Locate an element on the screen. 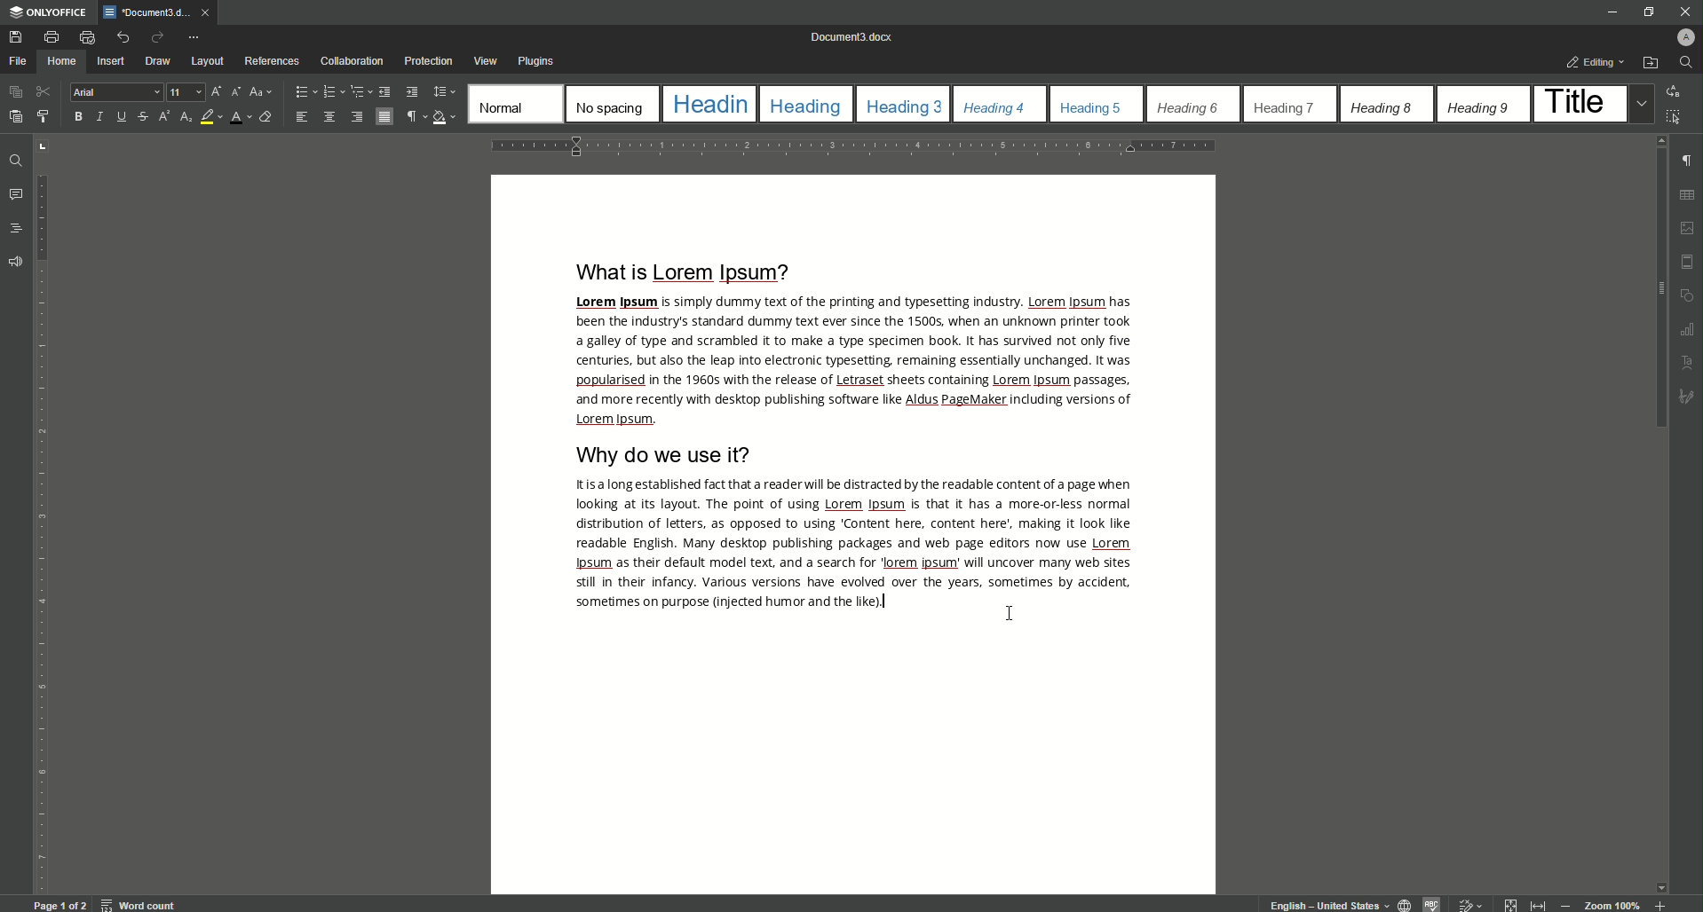 This screenshot has width=1703, height=912. Graphs is located at coordinates (1691, 327).